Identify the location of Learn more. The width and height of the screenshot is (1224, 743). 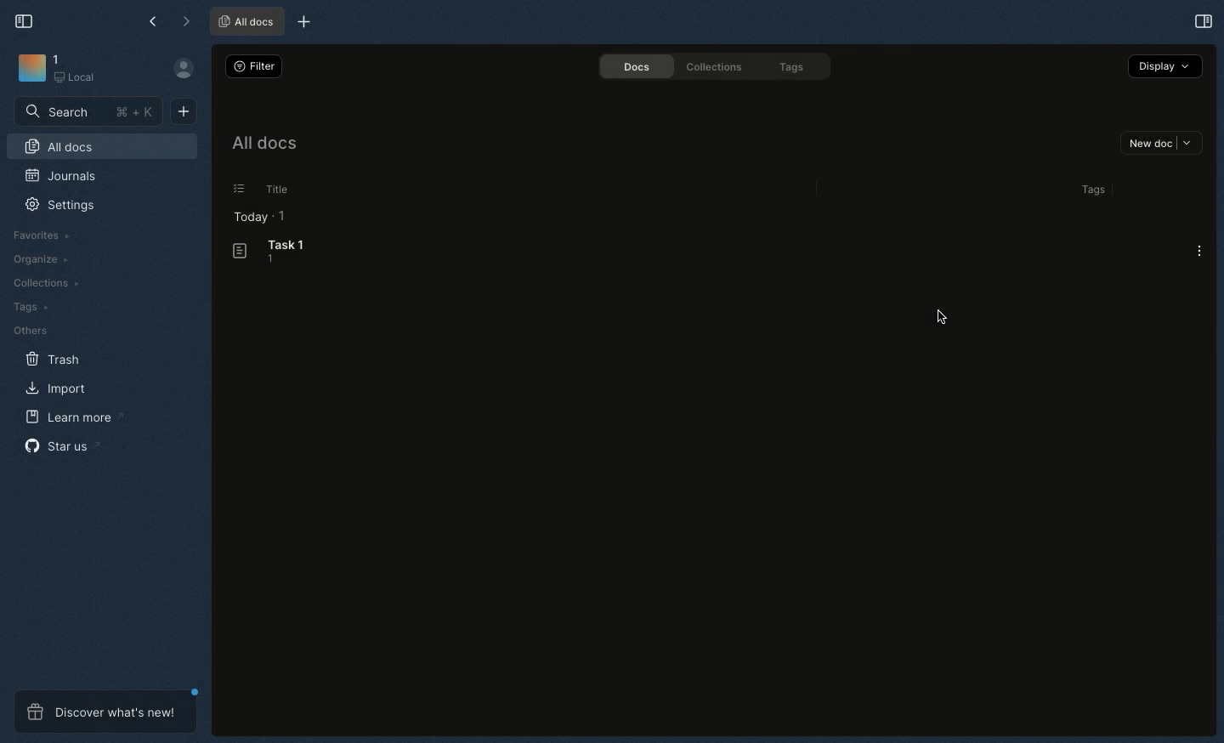
(71, 418).